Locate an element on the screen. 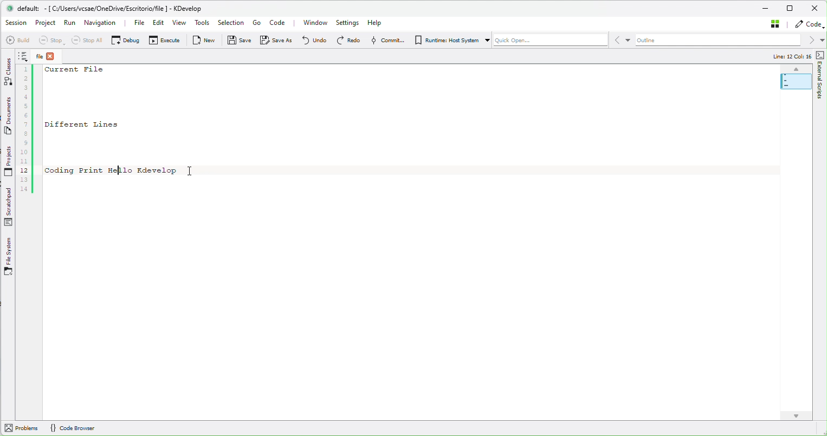 This screenshot has height=436, width=827. Navigation is located at coordinates (102, 21).